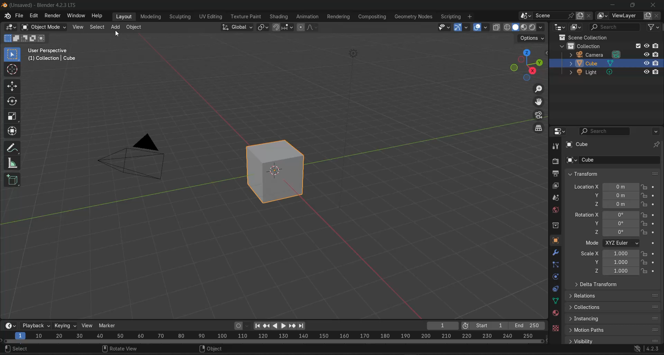 The image size is (664, 355). I want to click on toggle pin ID, so click(657, 144).